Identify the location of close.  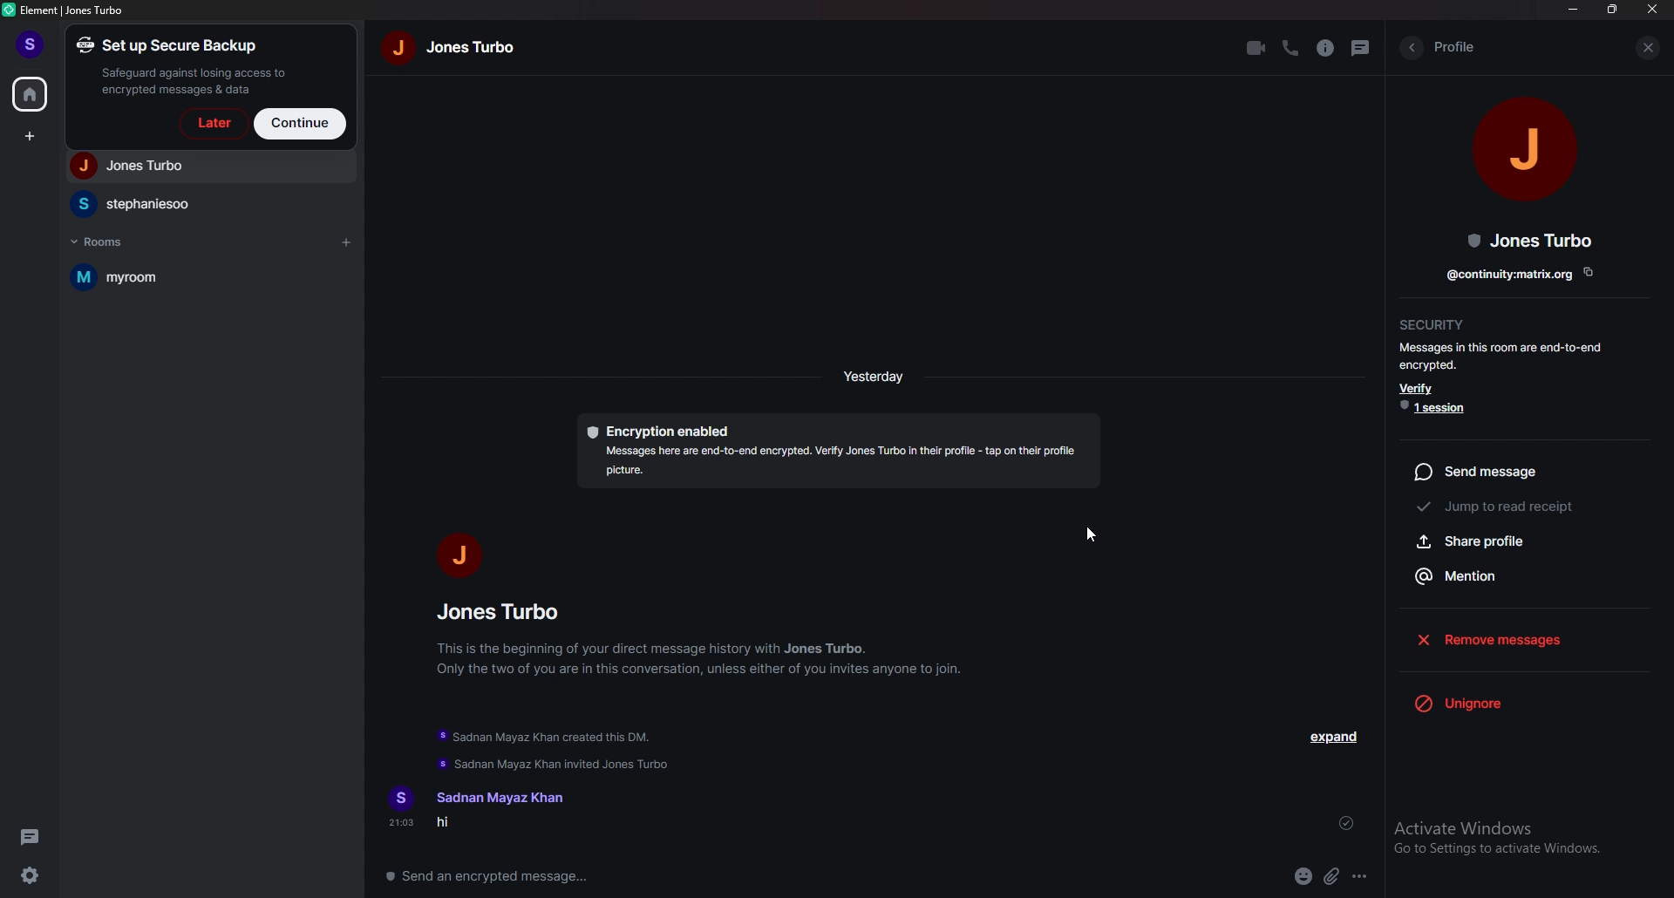
(1653, 10).